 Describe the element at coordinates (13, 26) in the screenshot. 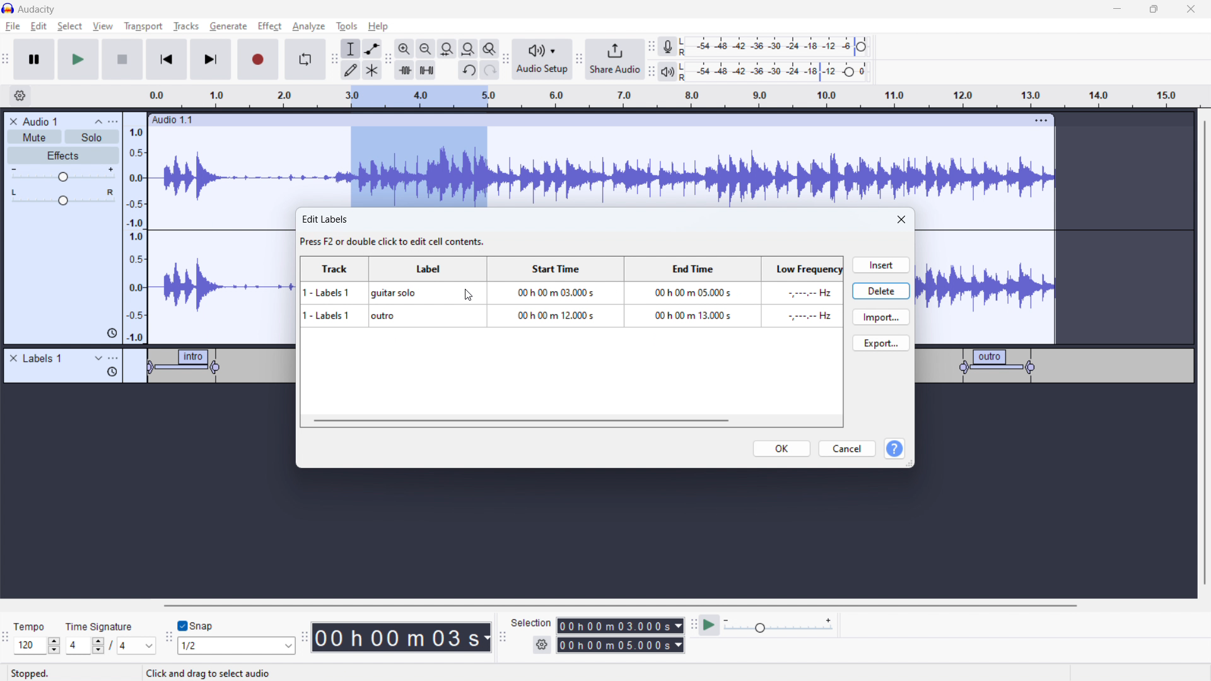

I see `file` at that location.